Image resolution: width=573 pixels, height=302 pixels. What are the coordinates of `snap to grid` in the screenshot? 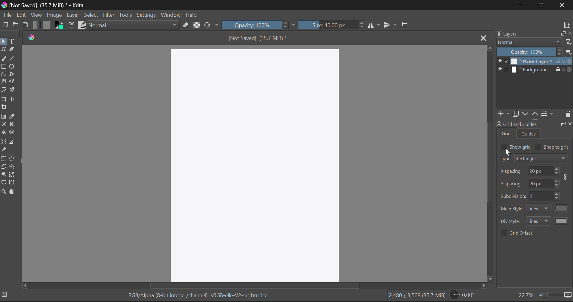 It's located at (557, 147).